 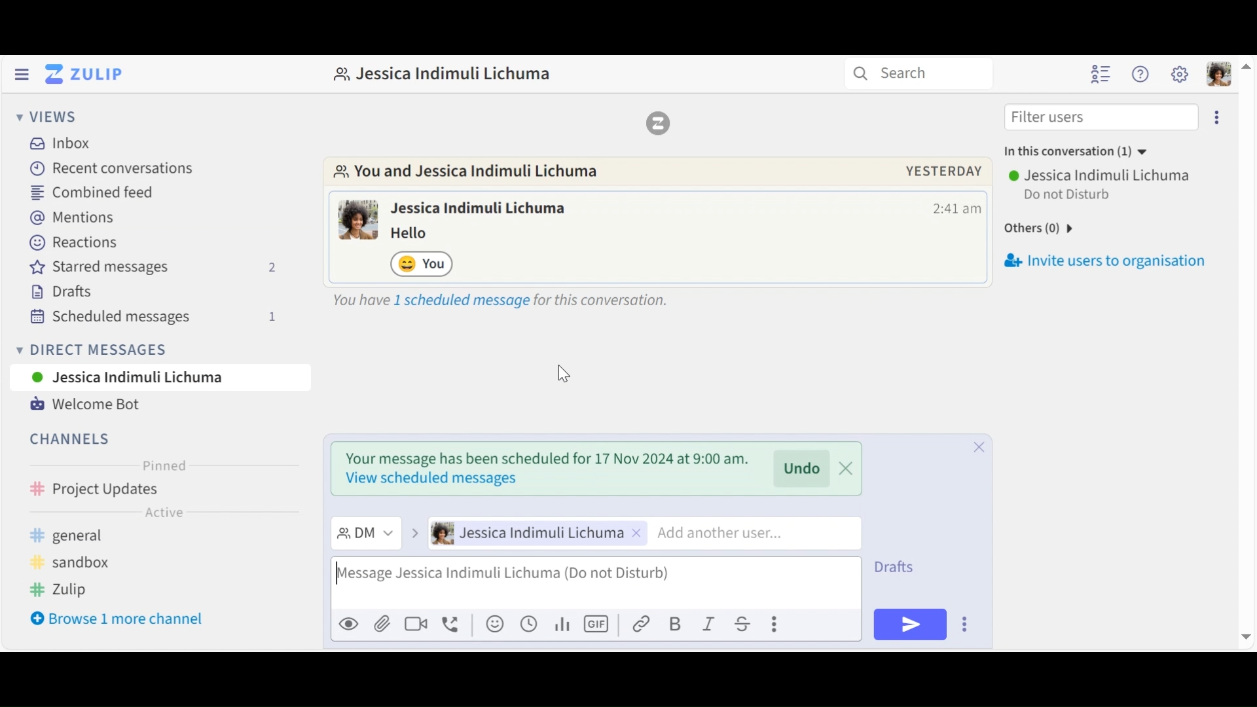 I want to click on Italics, so click(x=709, y=624).